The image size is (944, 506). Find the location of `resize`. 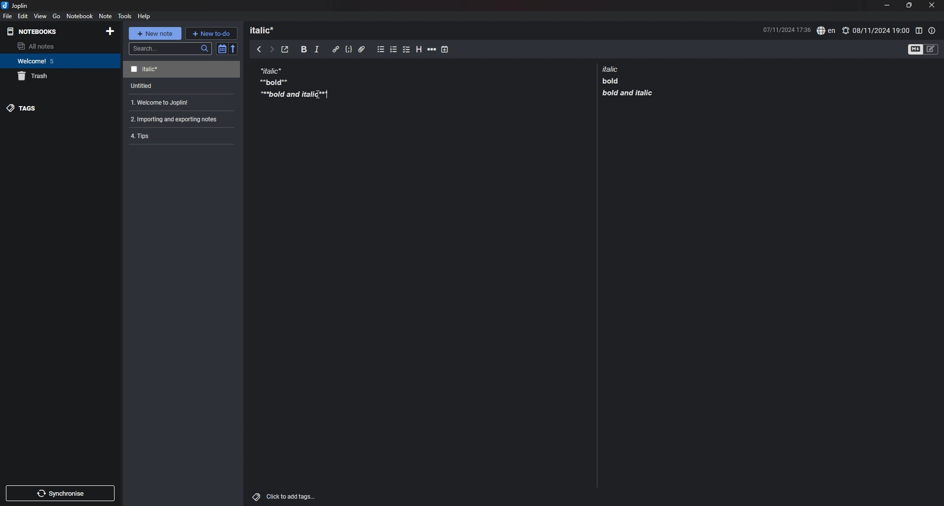

resize is located at coordinates (909, 5).